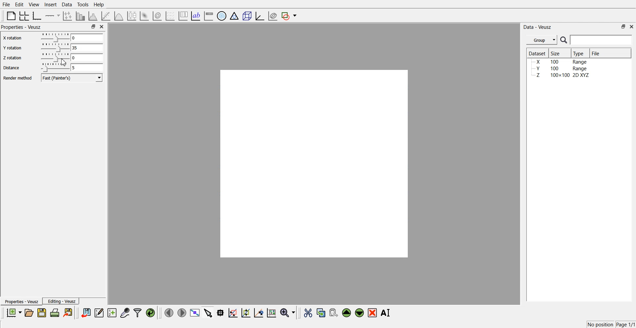 This screenshot has height=328, width=636. What do you see at coordinates (246, 312) in the screenshot?
I see `Zoom out of the graph axes` at bounding box center [246, 312].